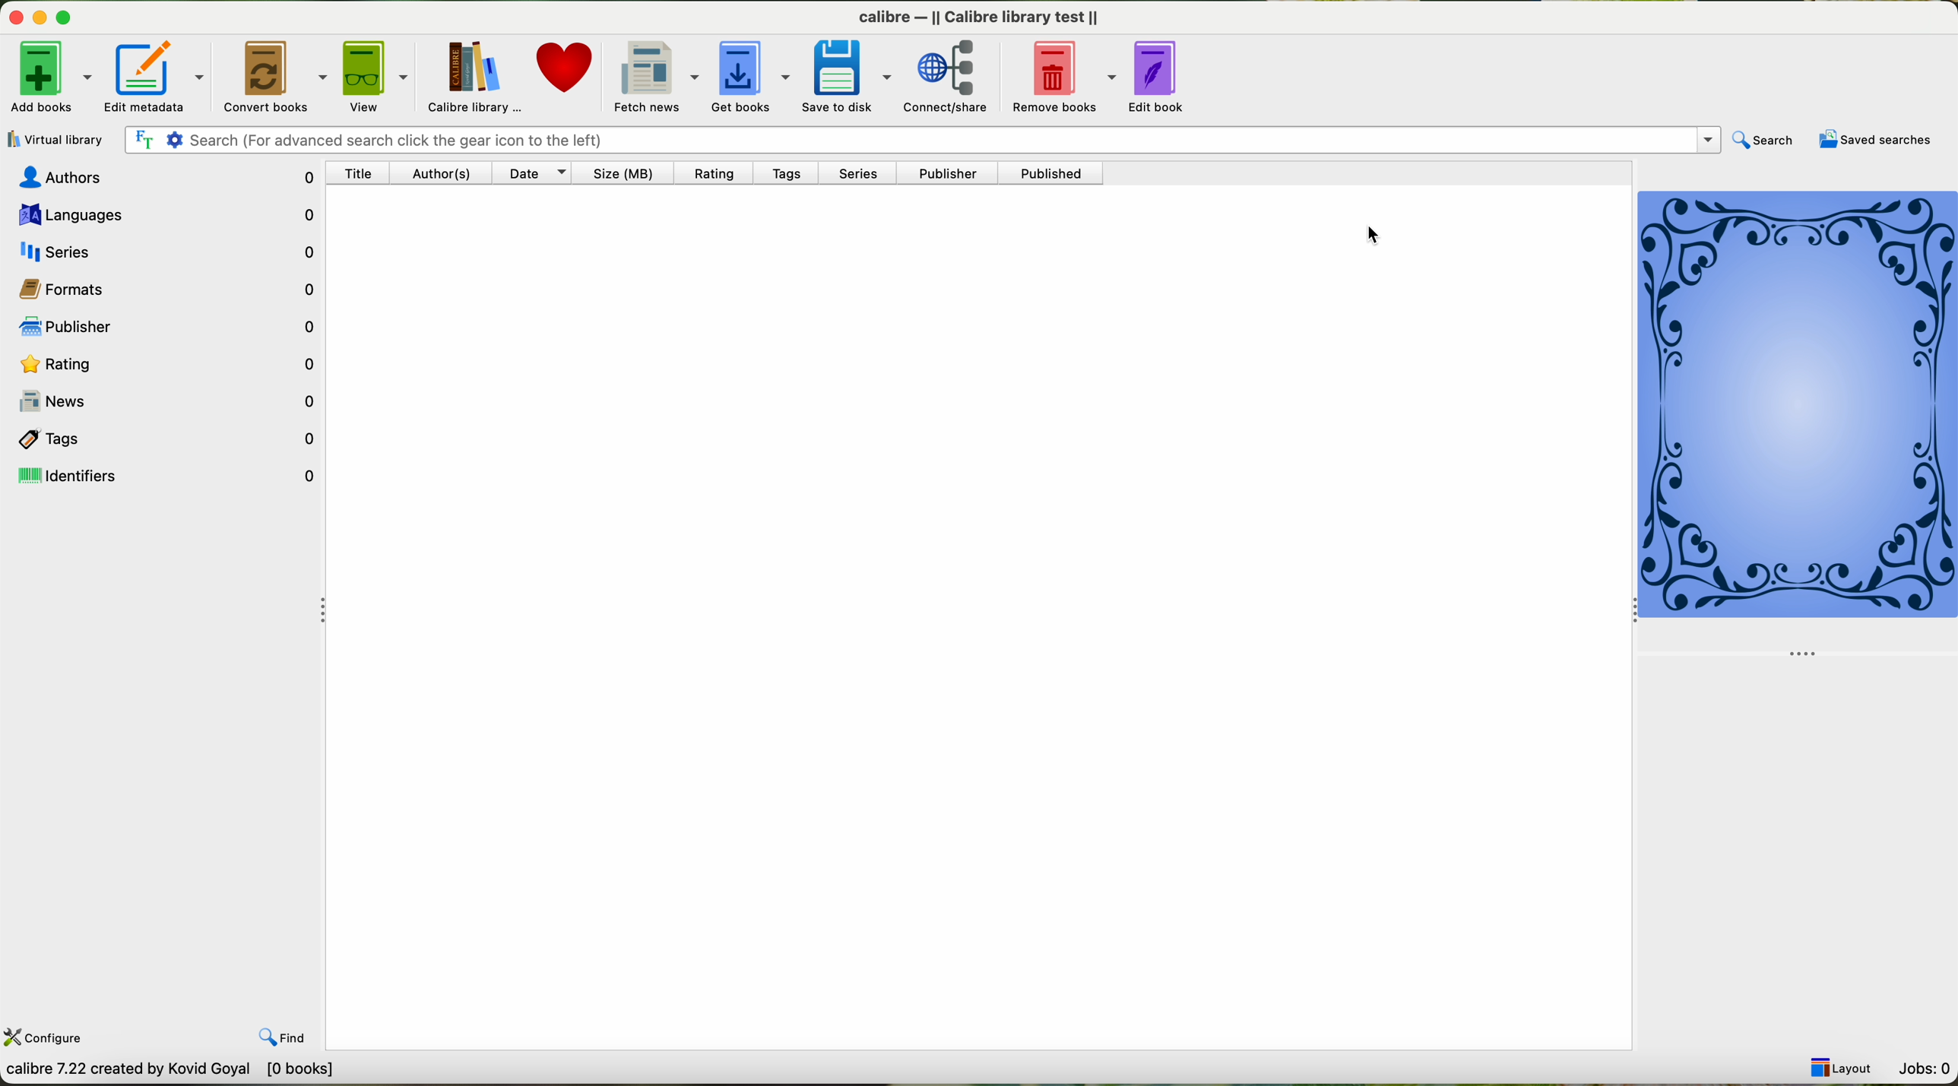 The width and height of the screenshot is (1958, 1086). What do you see at coordinates (162, 287) in the screenshot?
I see `formats` at bounding box center [162, 287].